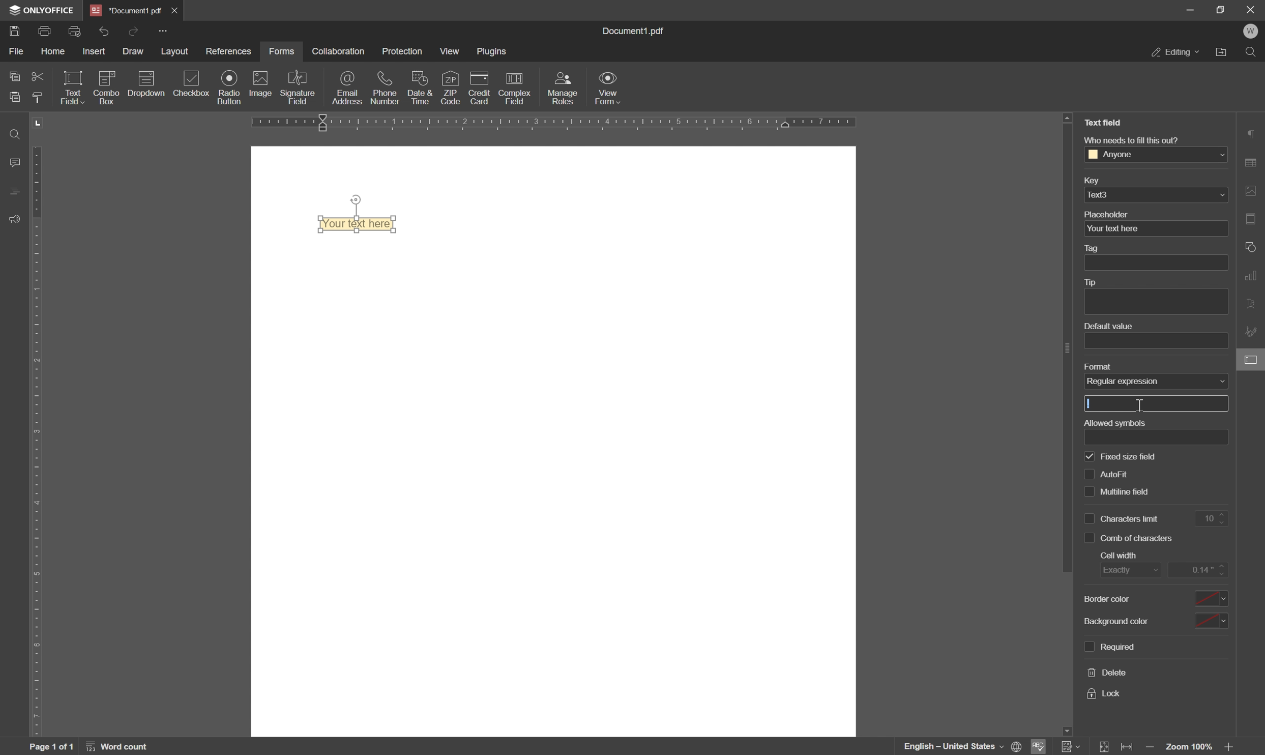 The width and height of the screenshot is (1265, 755). What do you see at coordinates (1129, 748) in the screenshot?
I see `fit to width` at bounding box center [1129, 748].